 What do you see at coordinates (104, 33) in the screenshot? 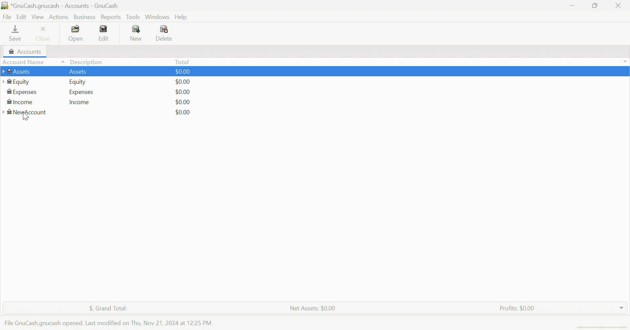
I see `Edit` at bounding box center [104, 33].